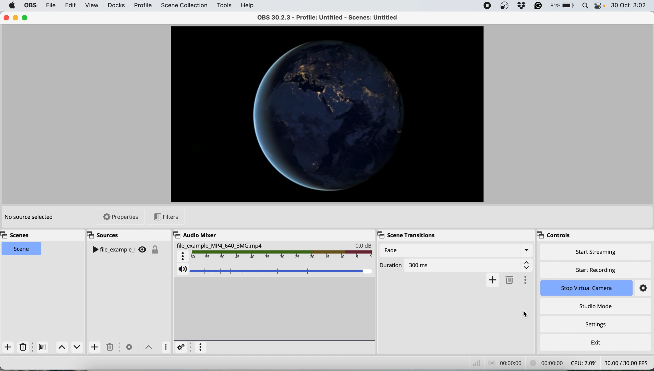  I want to click on exit, so click(597, 343).